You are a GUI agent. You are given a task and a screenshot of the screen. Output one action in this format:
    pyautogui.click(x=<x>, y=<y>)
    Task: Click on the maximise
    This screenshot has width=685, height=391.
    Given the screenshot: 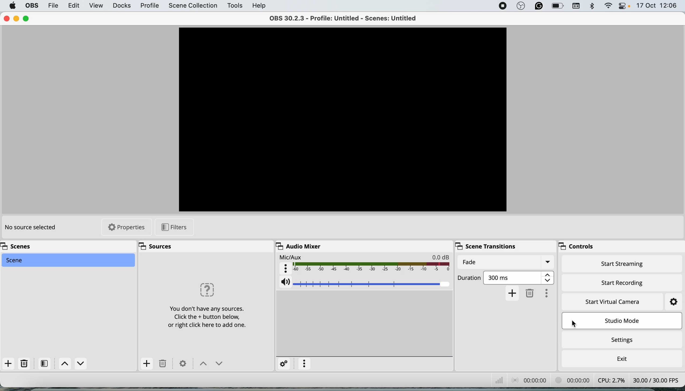 What is the action you would take?
    pyautogui.click(x=28, y=19)
    